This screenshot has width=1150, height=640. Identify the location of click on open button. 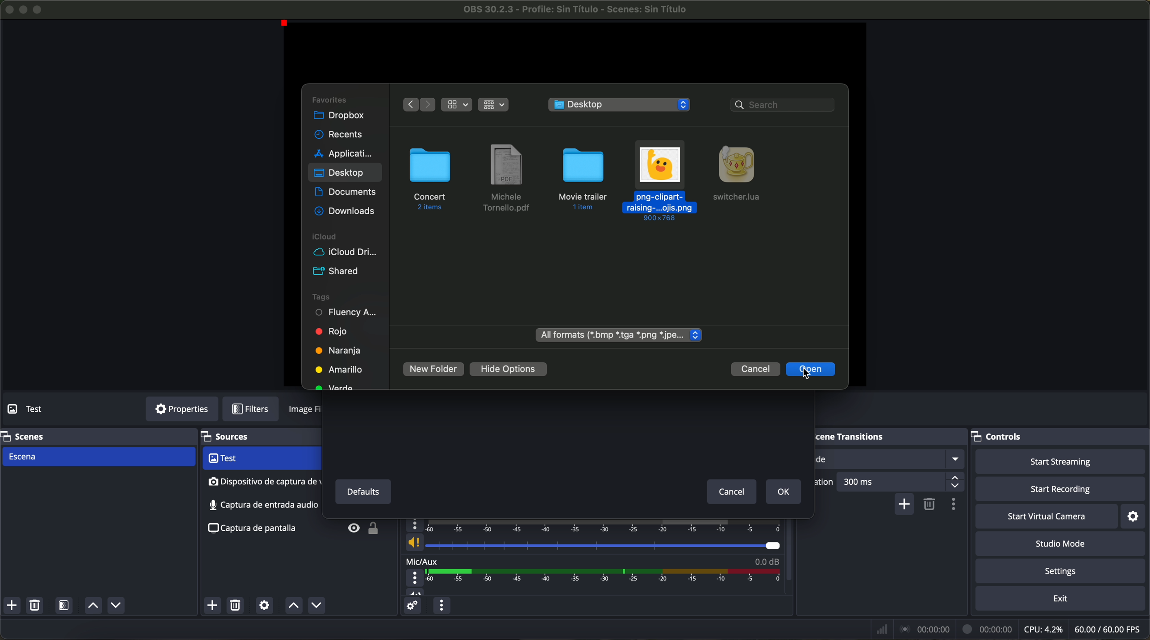
(812, 371).